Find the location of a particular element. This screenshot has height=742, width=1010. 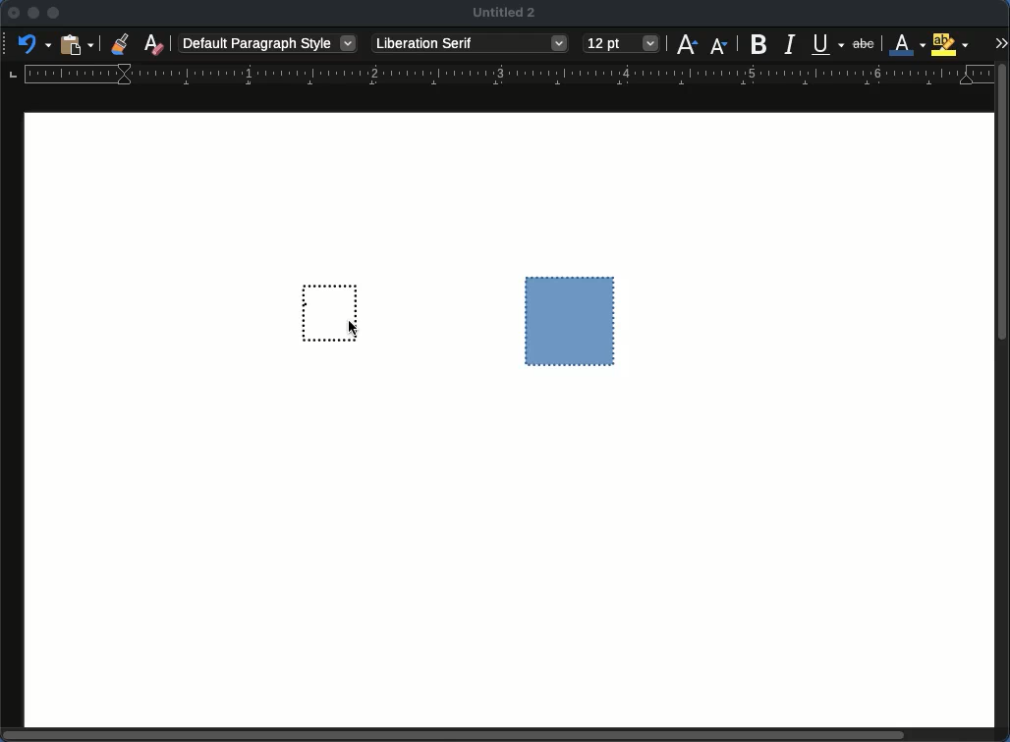

maximize is located at coordinates (54, 13).